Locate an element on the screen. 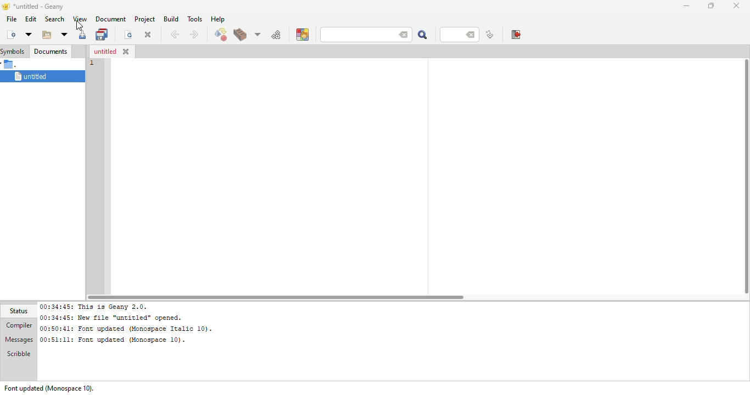 This screenshot has width=750, height=395. back is located at coordinates (174, 35).